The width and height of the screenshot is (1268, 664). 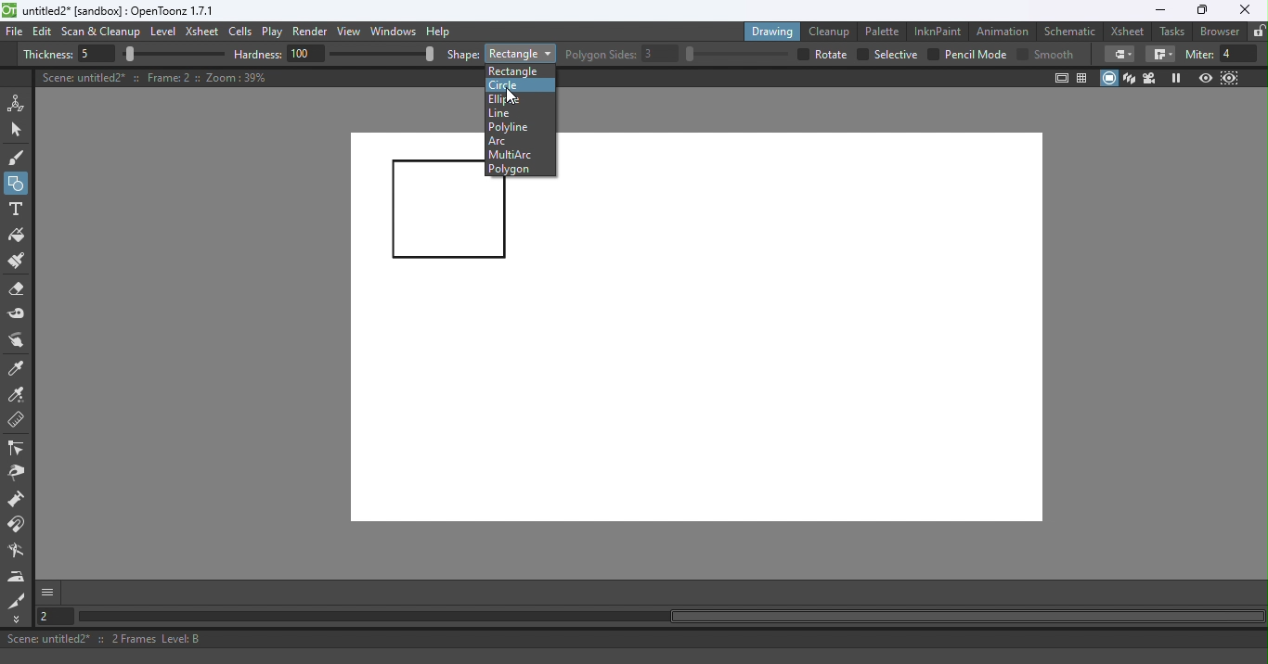 I want to click on Edit, so click(x=45, y=32).